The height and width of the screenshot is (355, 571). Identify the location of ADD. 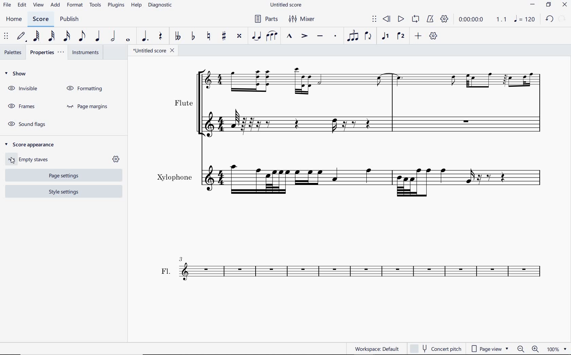
(55, 5).